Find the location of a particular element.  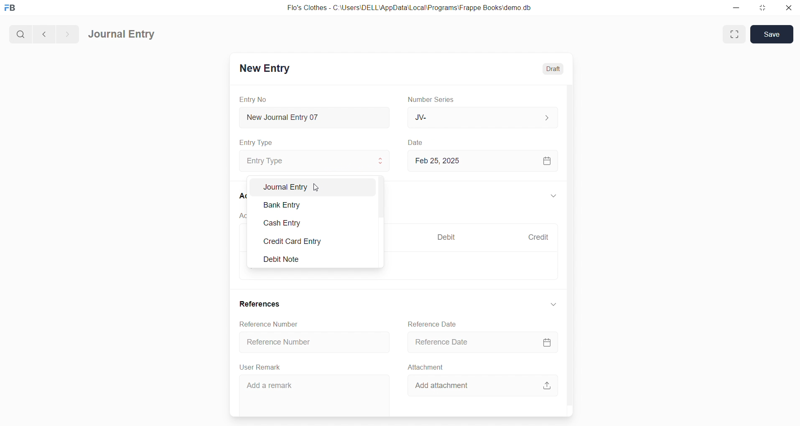

Journal Entry is located at coordinates (122, 35).